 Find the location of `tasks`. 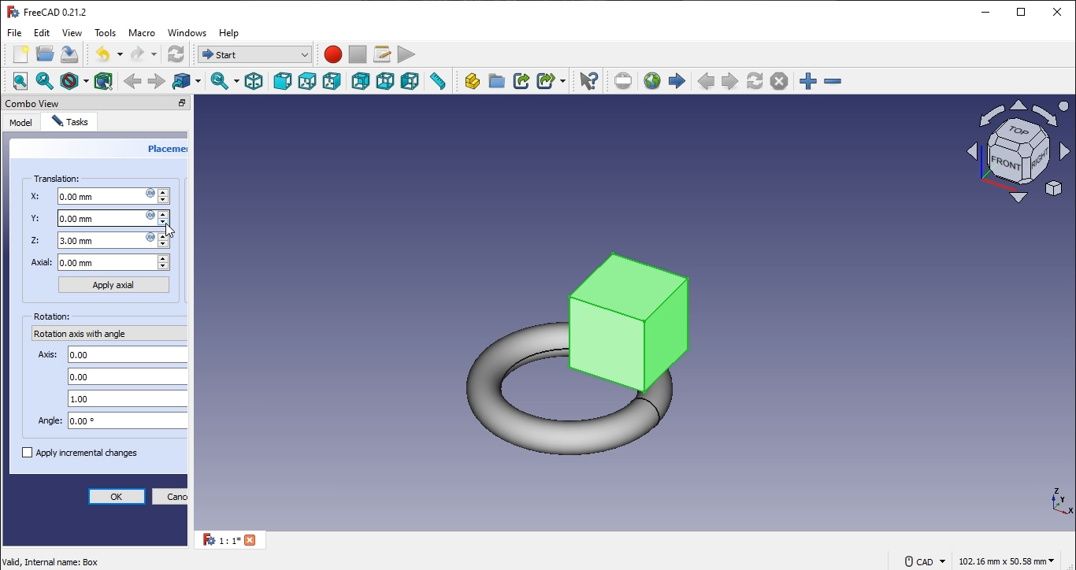

tasks is located at coordinates (69, 121).